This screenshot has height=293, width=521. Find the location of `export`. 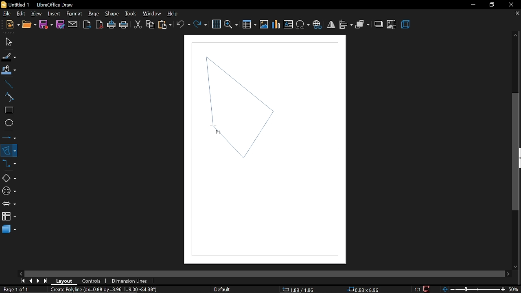

export is located at coordinates (87, 24).